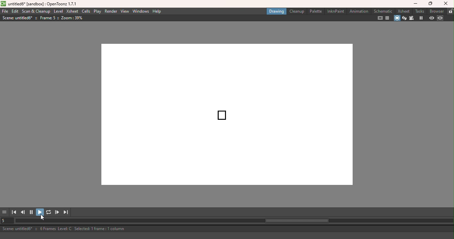  I want to click on Xsheet, so click(403, 11).